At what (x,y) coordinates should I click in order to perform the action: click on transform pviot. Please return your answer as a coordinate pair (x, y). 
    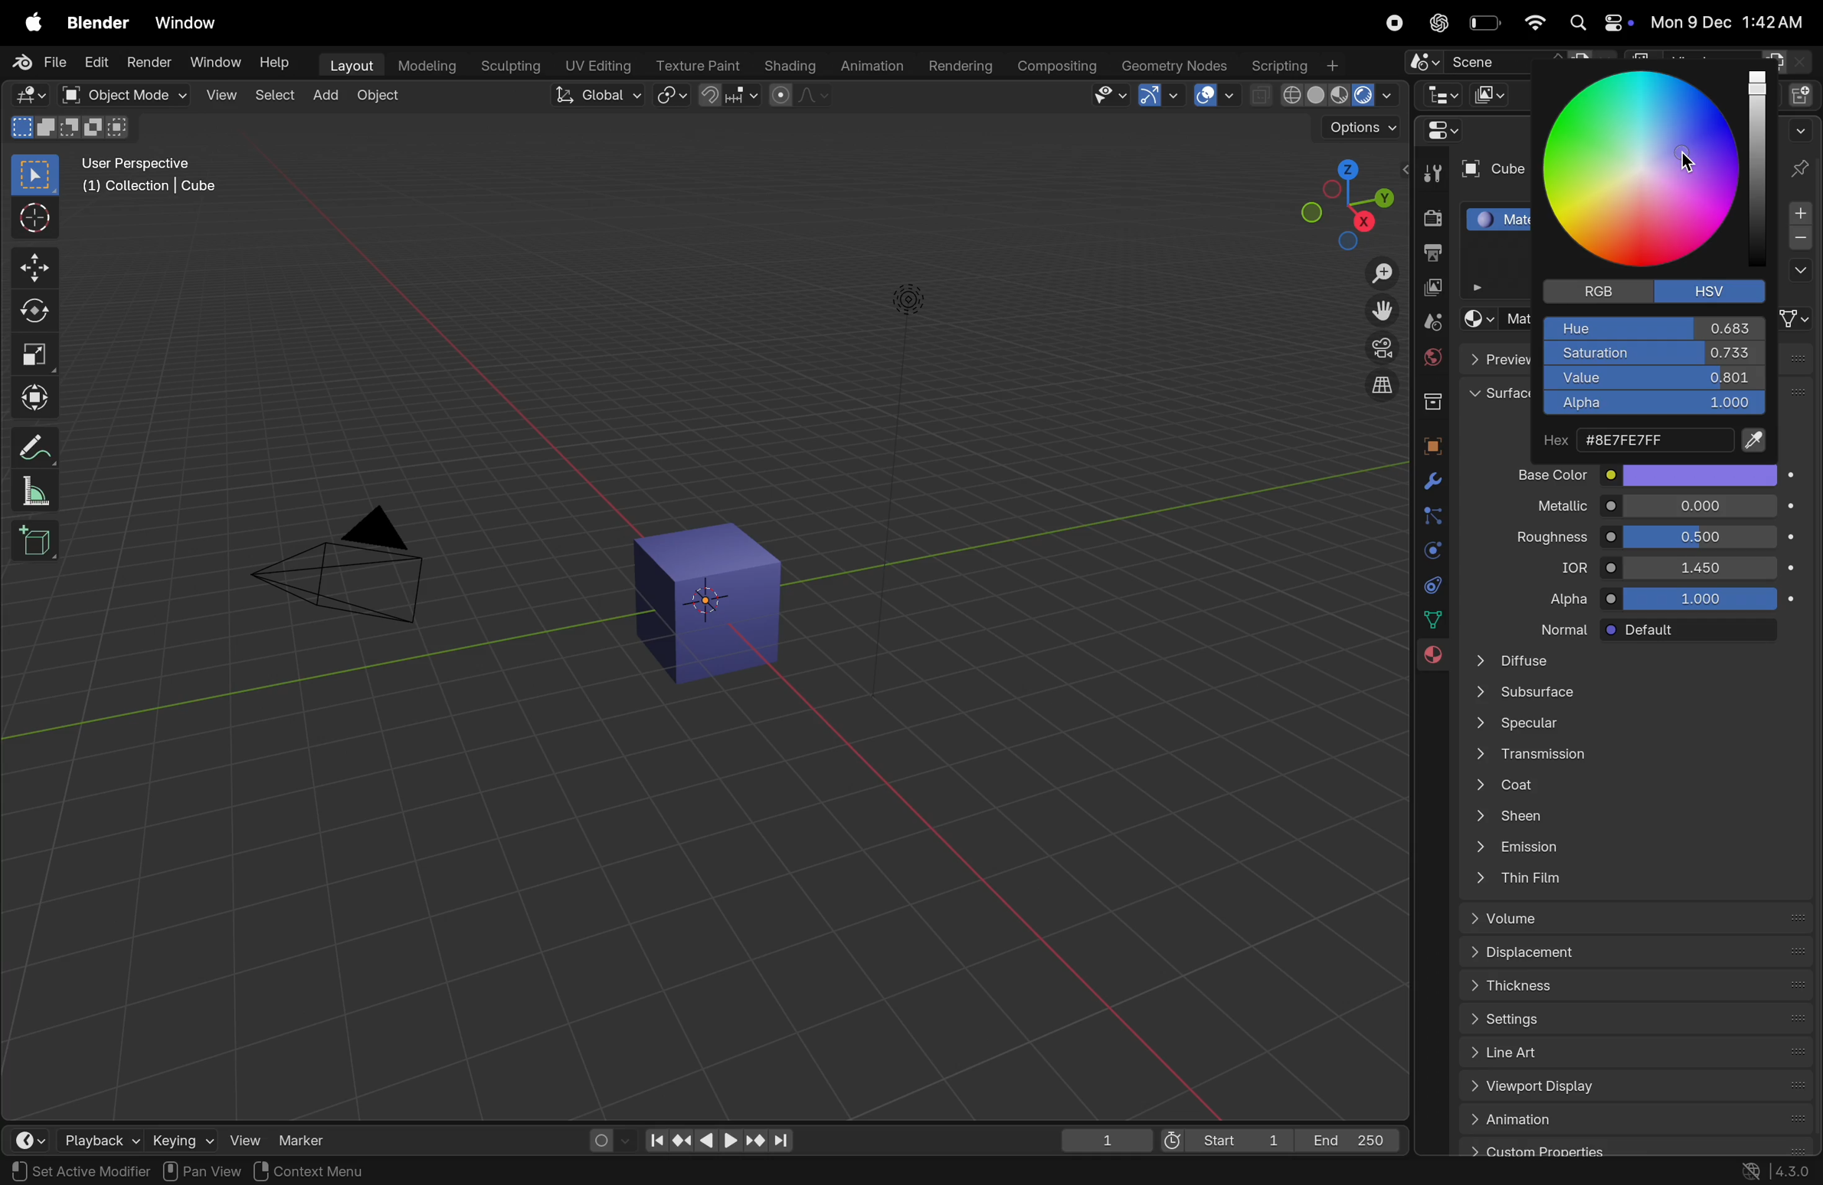
    Looking at the image, I should click on (672, 96).